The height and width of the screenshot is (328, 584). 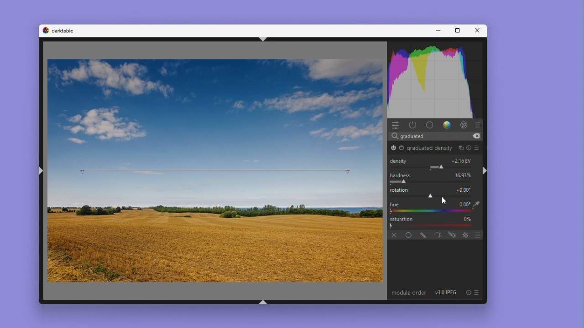 What do you see at coordinates (464, 124) in the screenshot?
I see `effect` at bounding box center [464, 124].